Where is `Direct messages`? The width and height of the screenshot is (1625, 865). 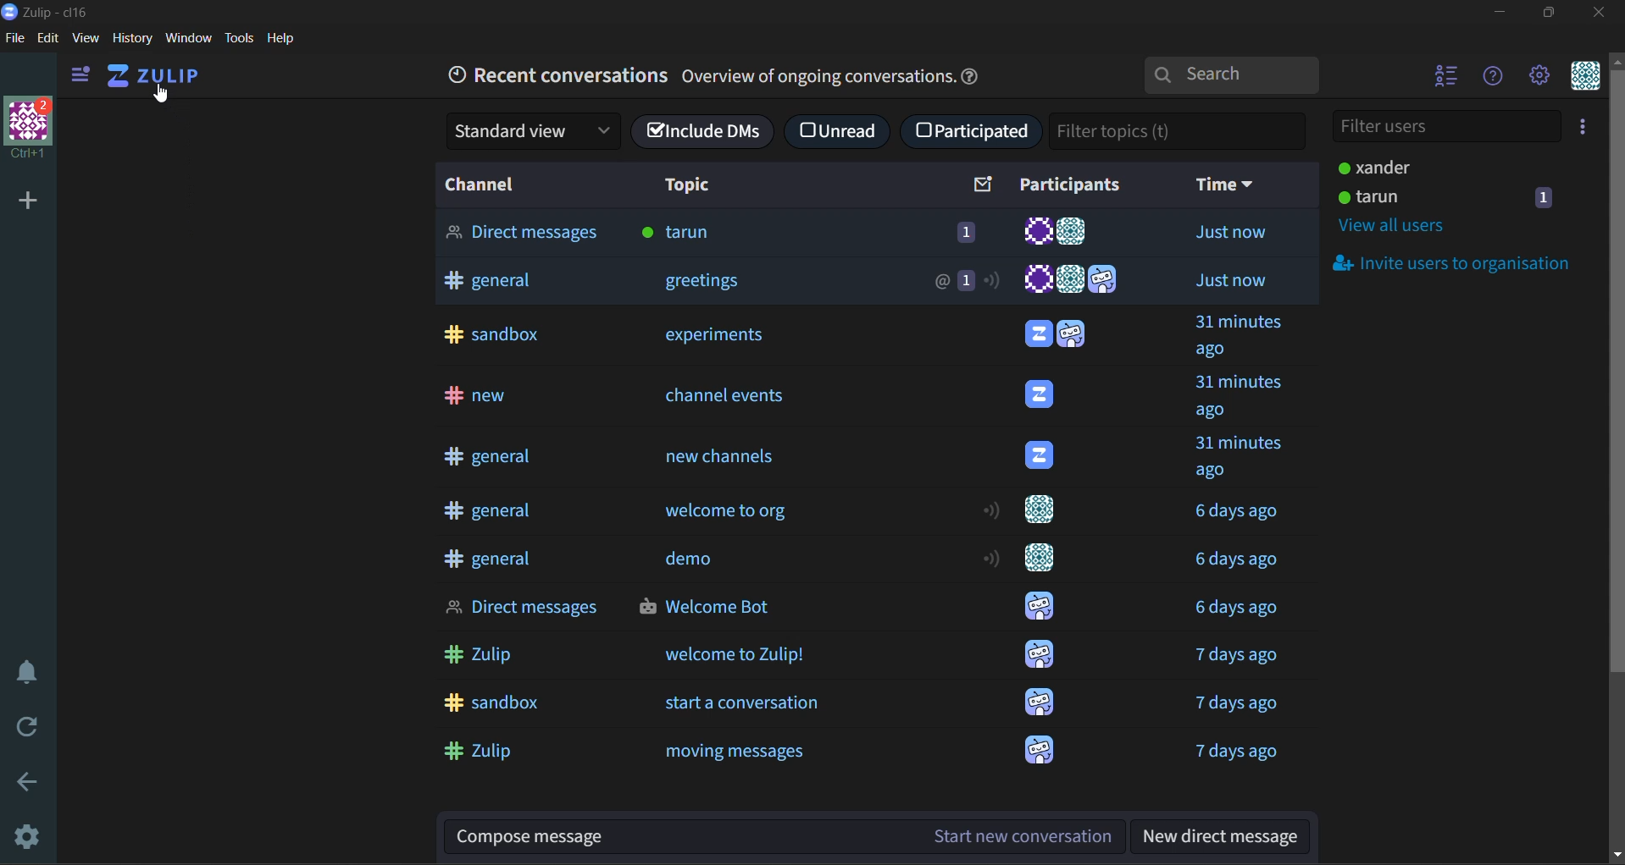
Direct messages is located at coordinates (525, 610).